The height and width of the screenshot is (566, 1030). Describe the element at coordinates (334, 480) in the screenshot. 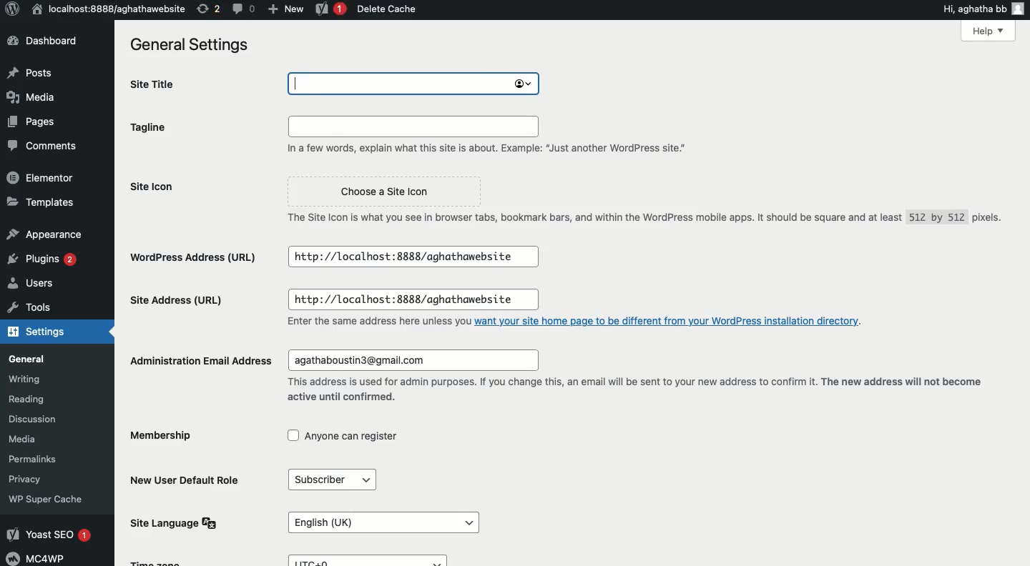

I see `Subscriber` at that location.